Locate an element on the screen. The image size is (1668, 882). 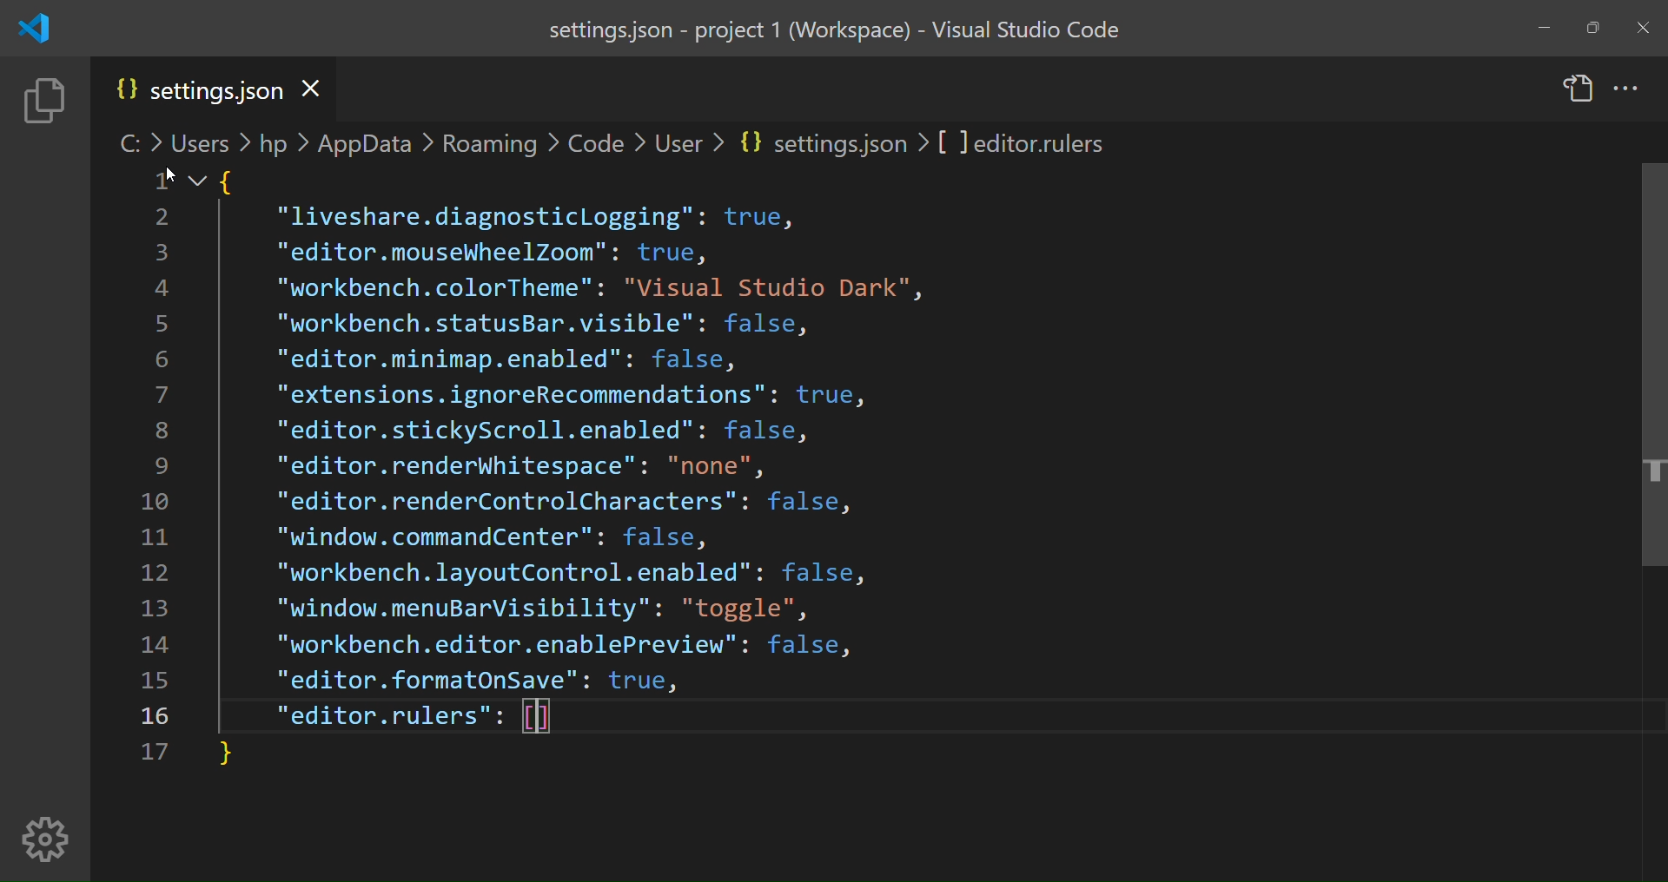
close file is located at coordinates (320, 87).